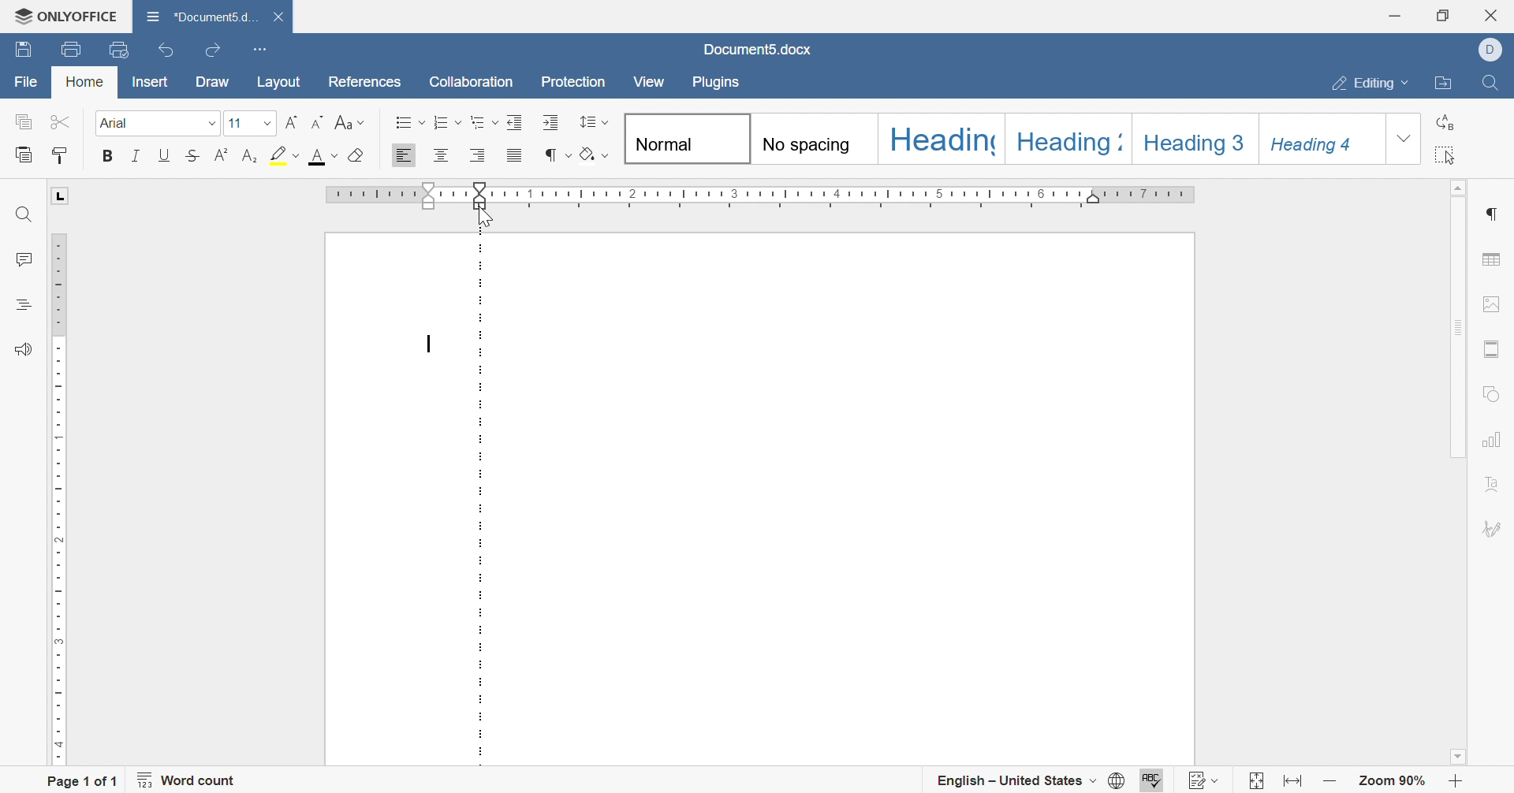  Describe the element at coordinates (1329, 780) in the screenshot. I see `zoom out` at that location.